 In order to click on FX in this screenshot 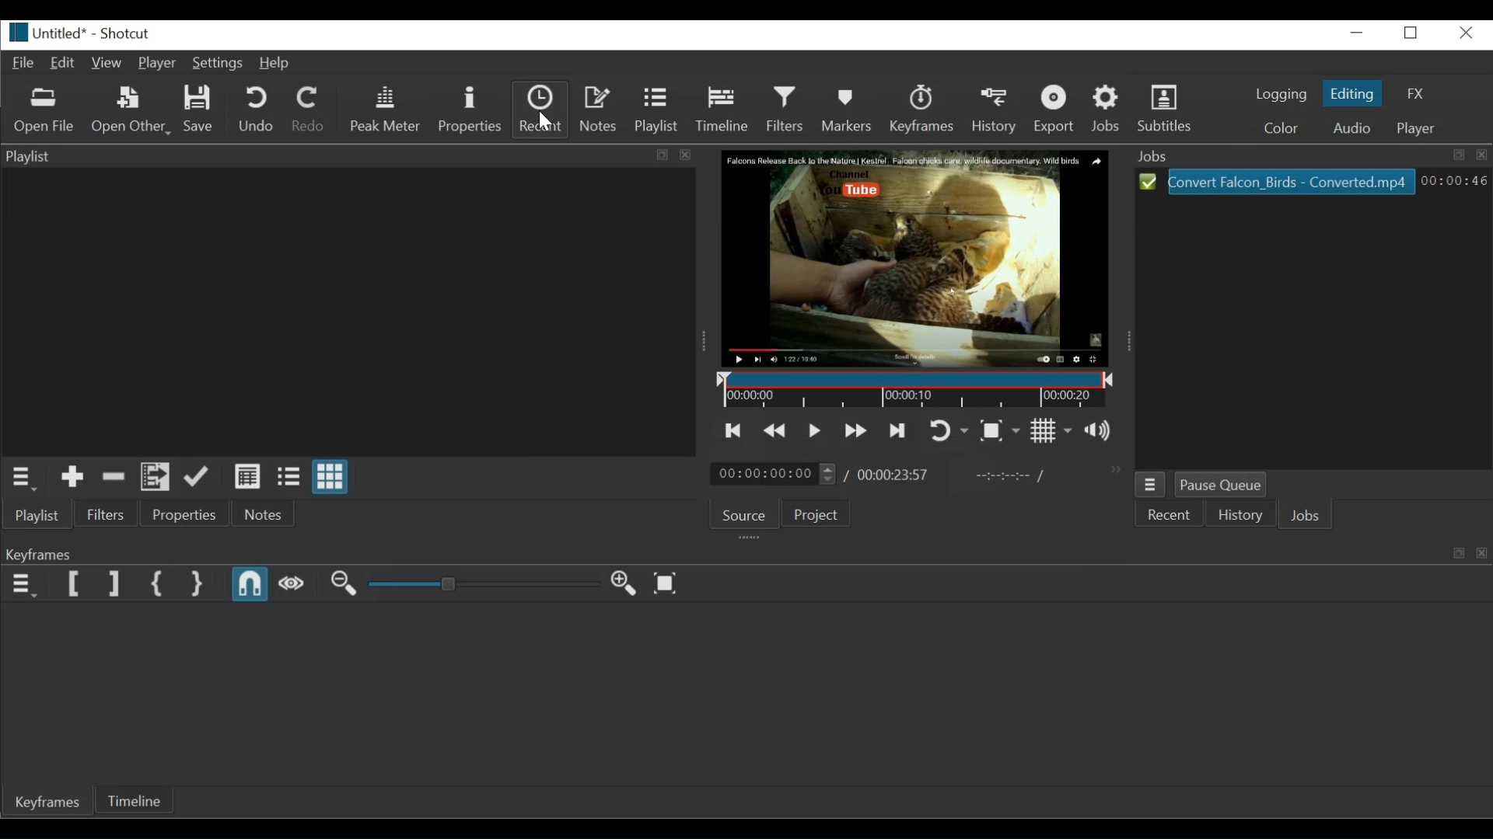, I will do `click(1412, 94)`.